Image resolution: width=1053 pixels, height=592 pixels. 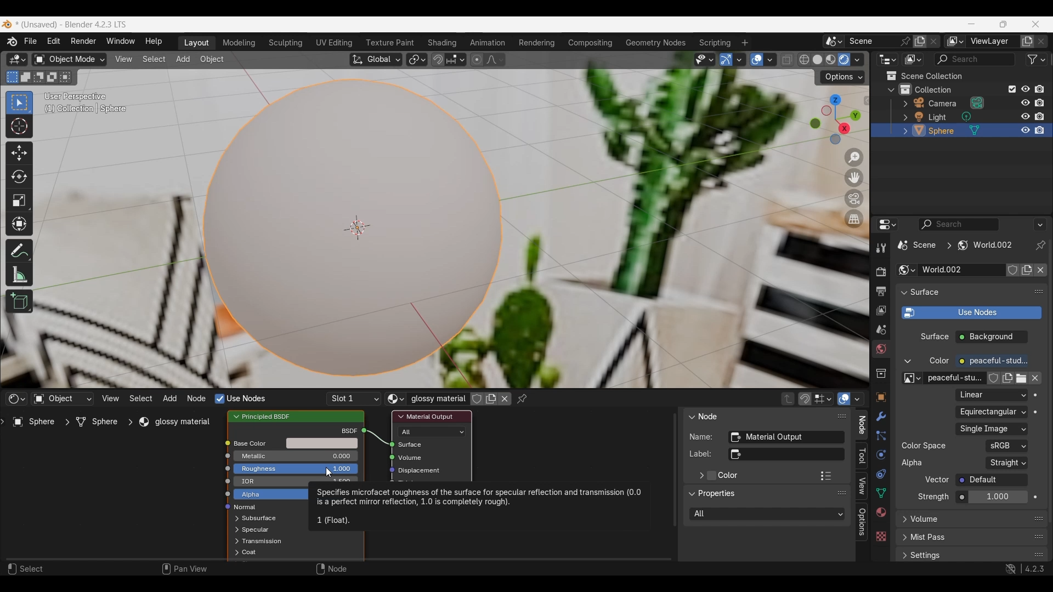 I want to click on Unlink data block, so click(x=1035, y=378).